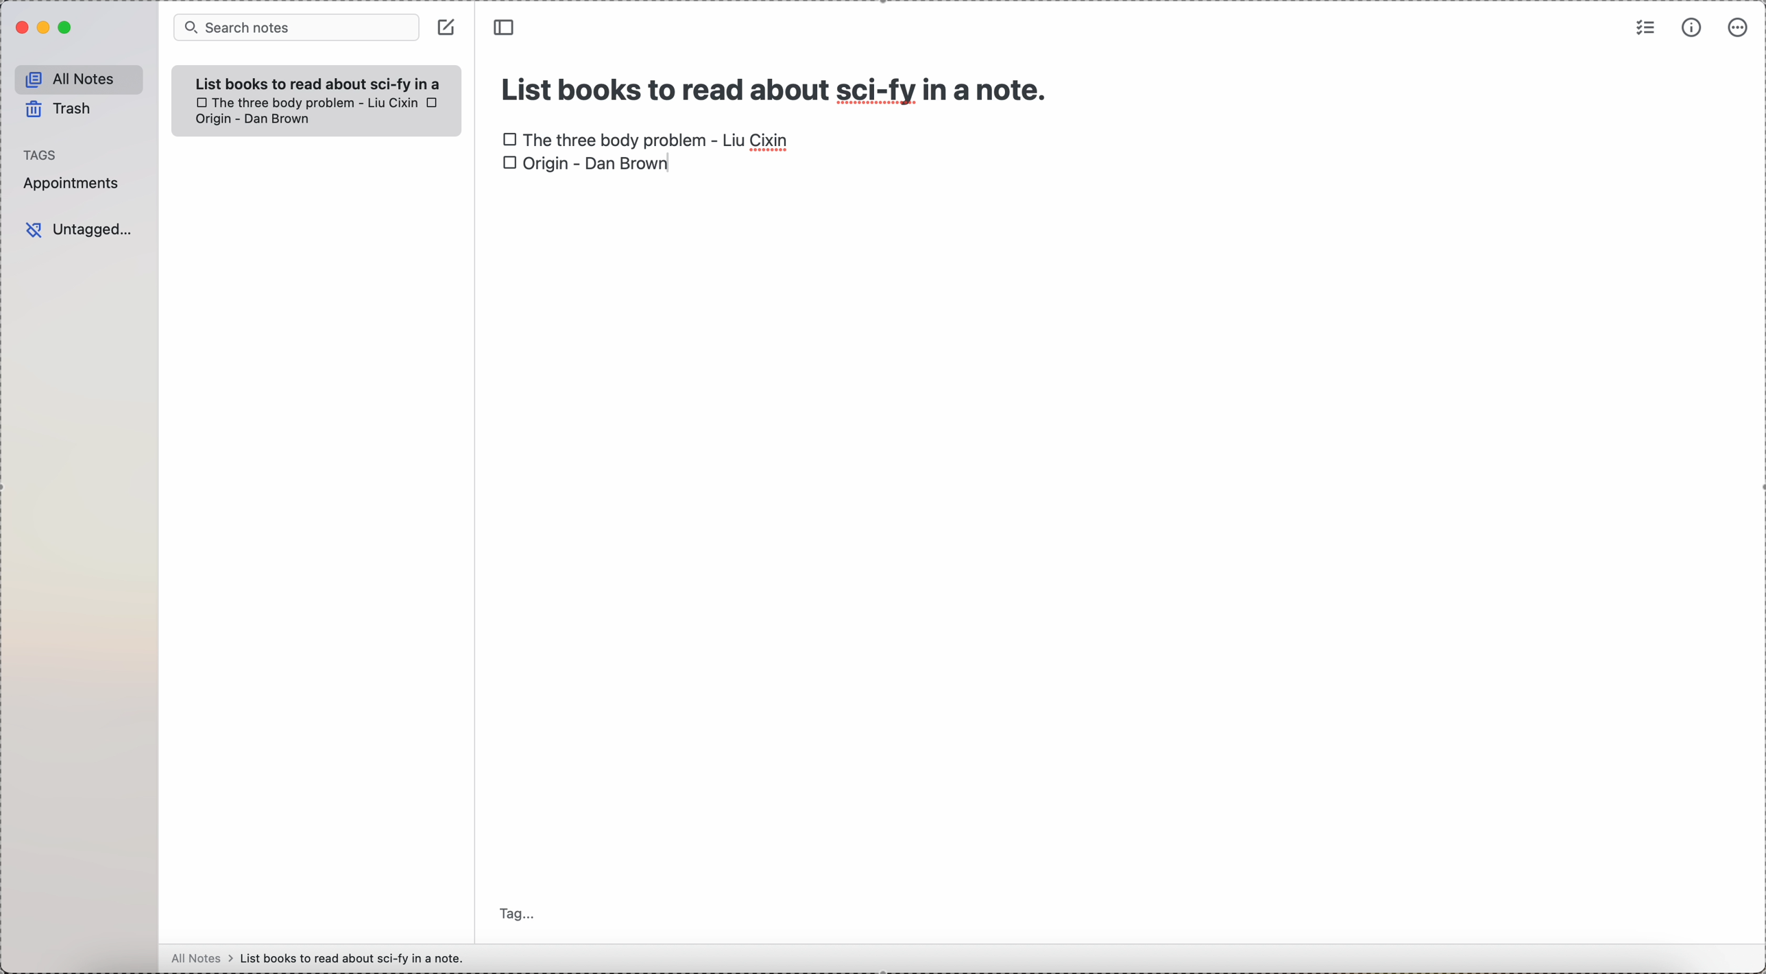 The height and width of the screenshot is (974, 1766). I want to click on checkbox, so click(434, 103).